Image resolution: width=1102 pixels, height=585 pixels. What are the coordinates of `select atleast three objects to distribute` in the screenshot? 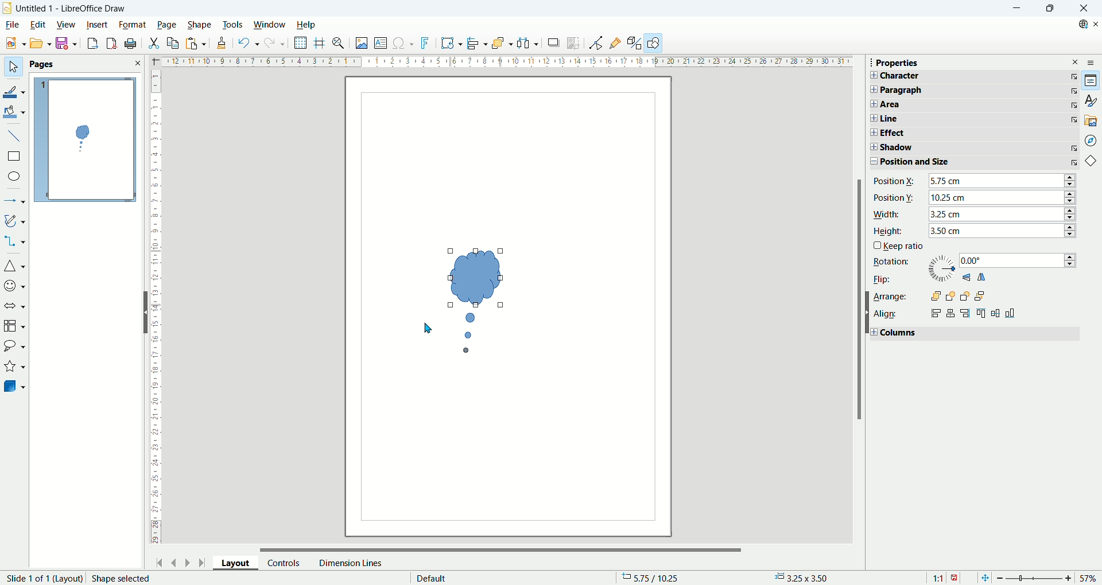 It's located at (528, 43).